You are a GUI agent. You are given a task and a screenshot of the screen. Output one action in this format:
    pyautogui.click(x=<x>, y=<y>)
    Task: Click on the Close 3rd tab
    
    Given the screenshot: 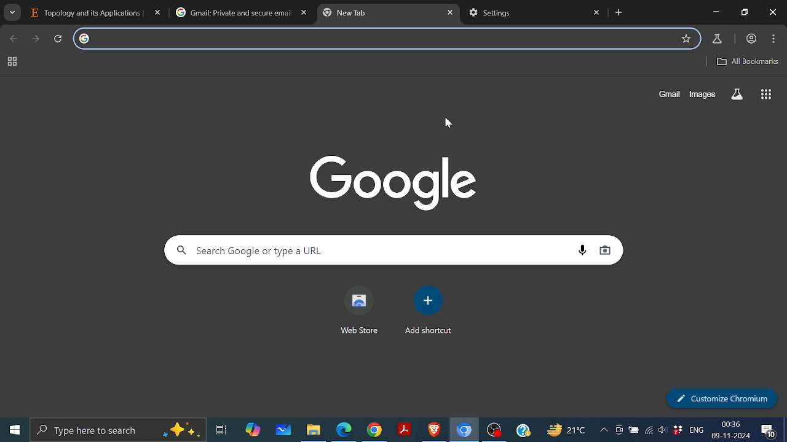 What is the action you would take?
    pyautogui.click(x=450, y=12)
    